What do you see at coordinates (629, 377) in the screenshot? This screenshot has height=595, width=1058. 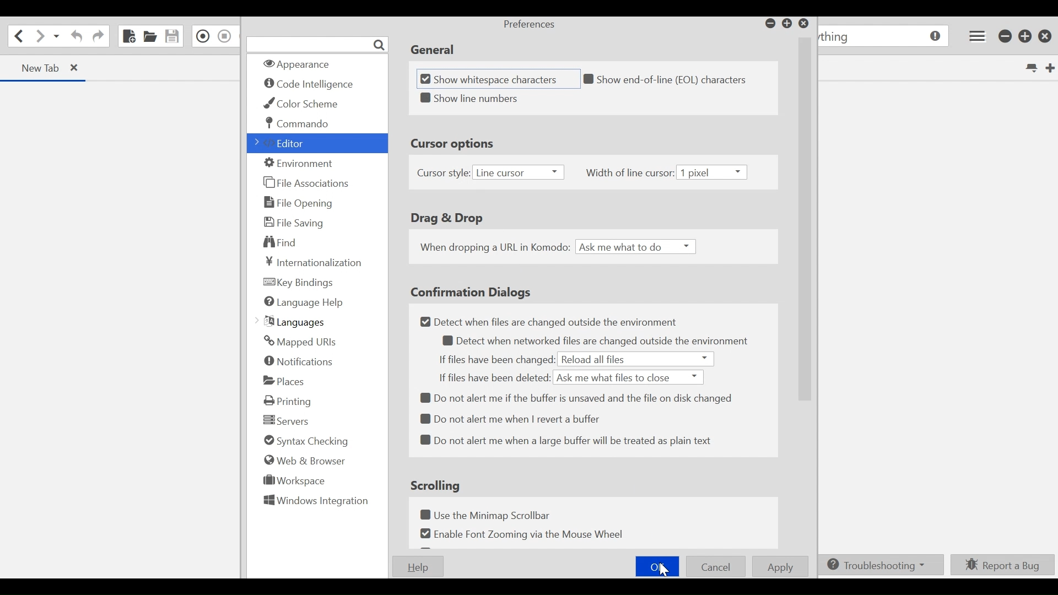 I see ` Ask me what files to close ` at bounding box center [629, 377].